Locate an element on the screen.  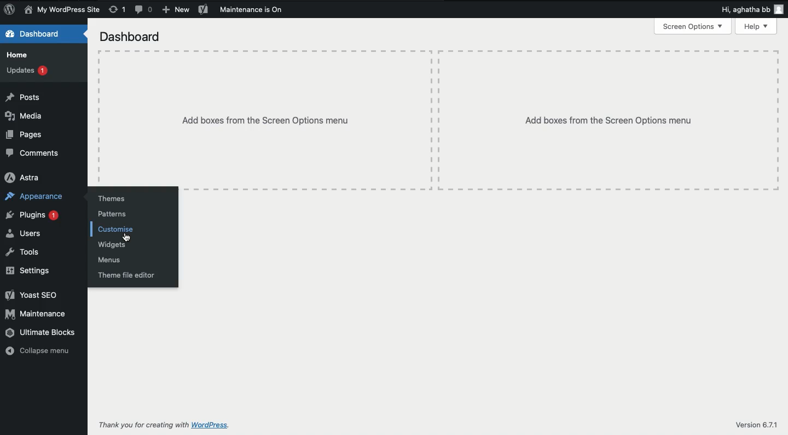
Logo is located at coordinates (9, 10).